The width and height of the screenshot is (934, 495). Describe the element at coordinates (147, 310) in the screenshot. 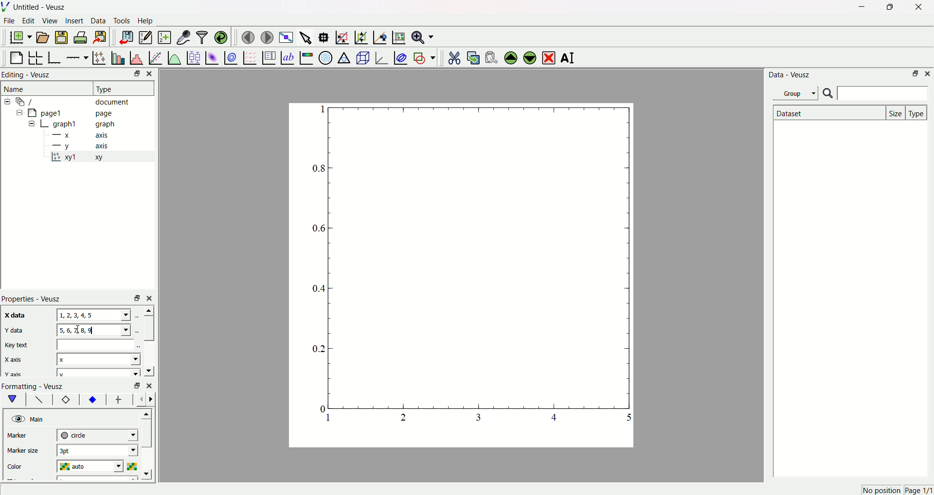

I see `move up` at that location.